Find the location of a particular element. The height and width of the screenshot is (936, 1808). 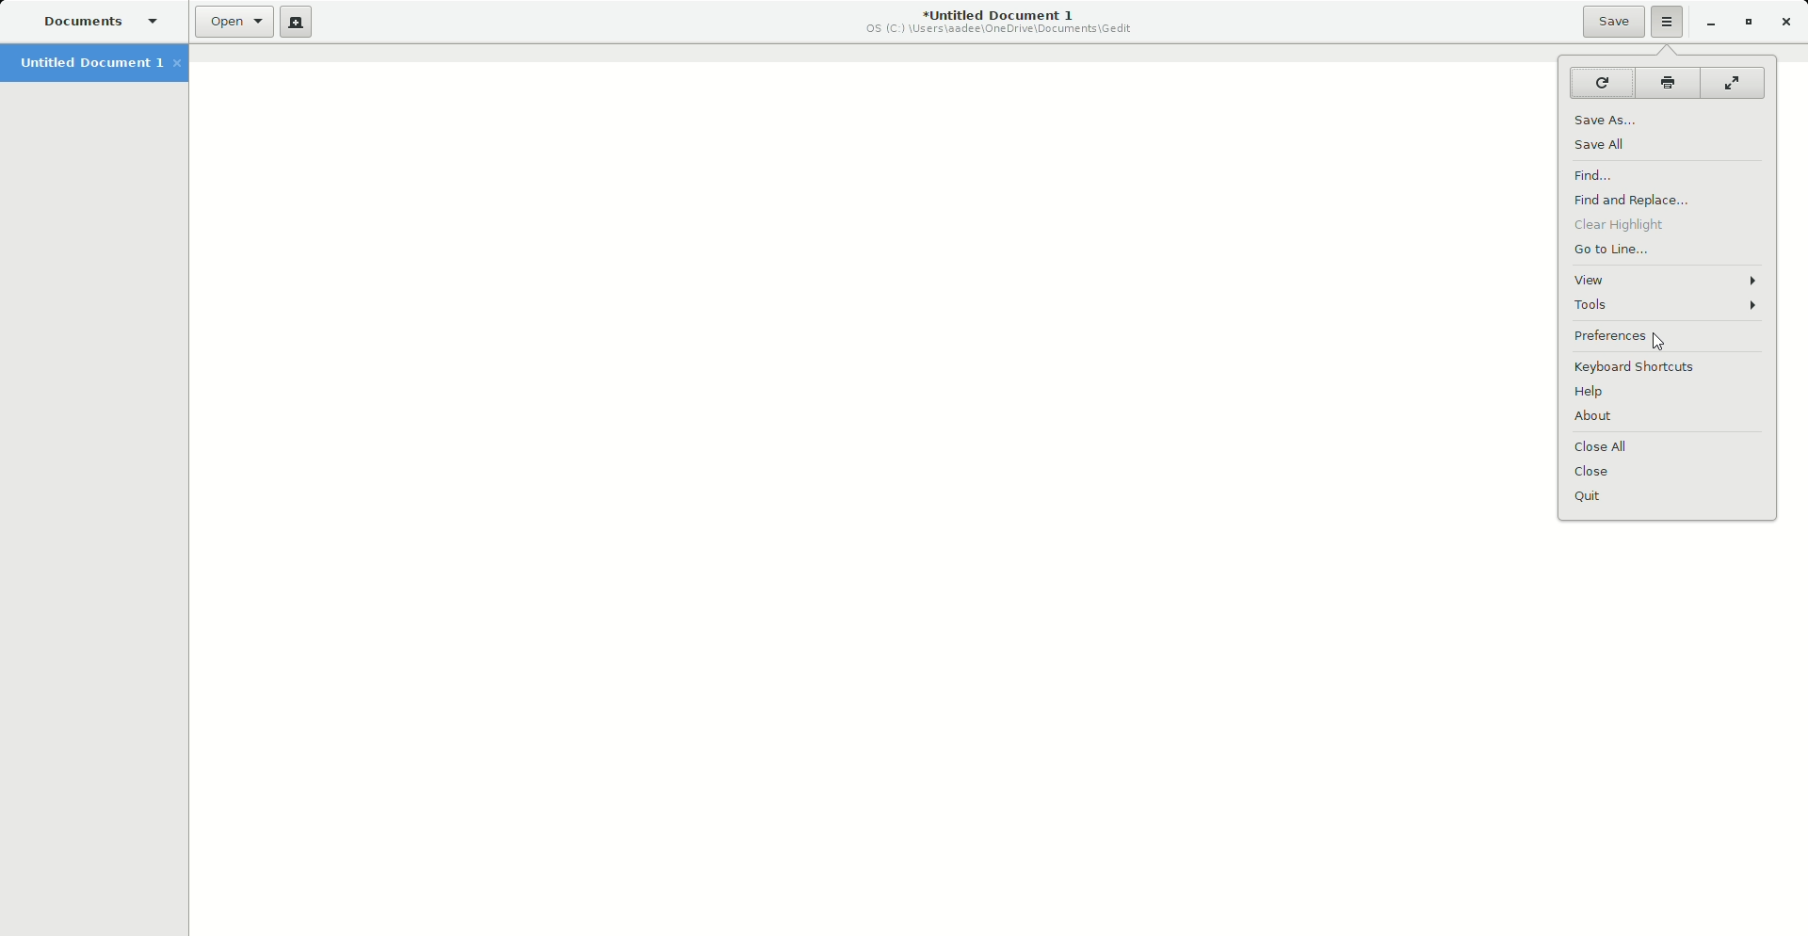

Open is located at coordinates (230, 24).